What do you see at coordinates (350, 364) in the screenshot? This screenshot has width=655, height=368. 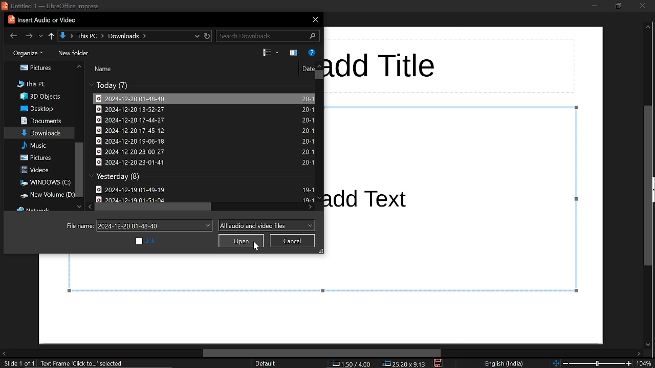 I see `co-ordinate` at bounding box center [350, 364].